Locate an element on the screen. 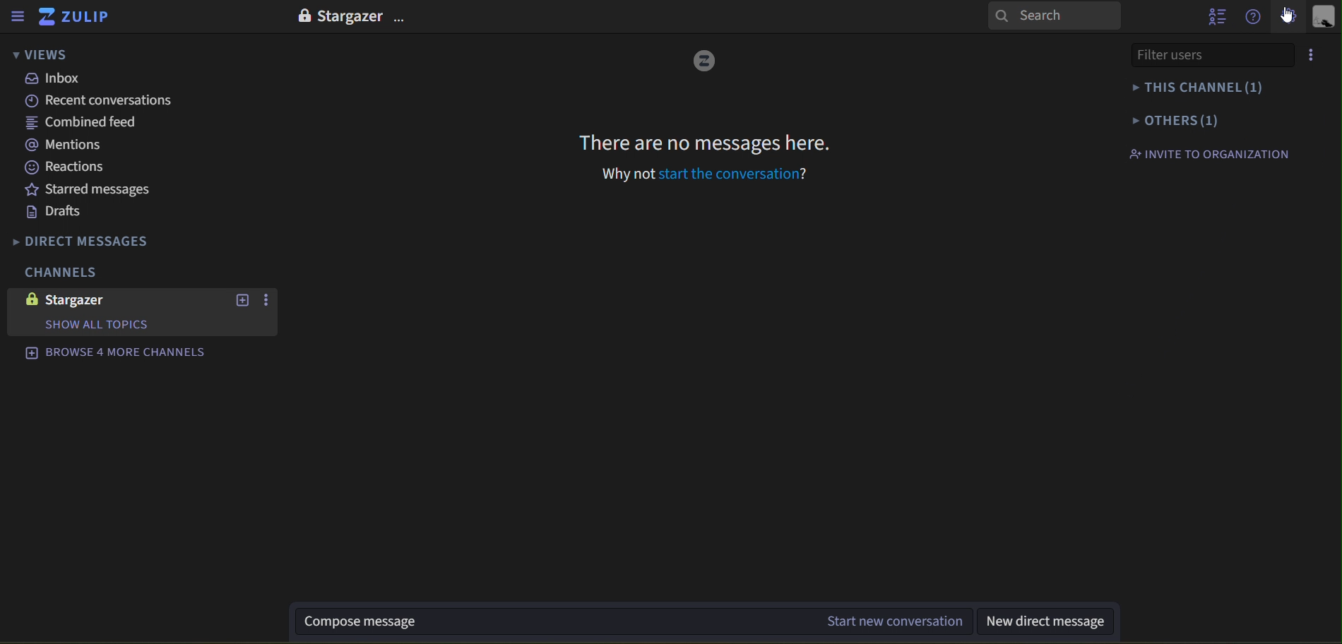 This screenshot has height=644, width=1342. this channel(1) is located at coordinates (1199, 87).